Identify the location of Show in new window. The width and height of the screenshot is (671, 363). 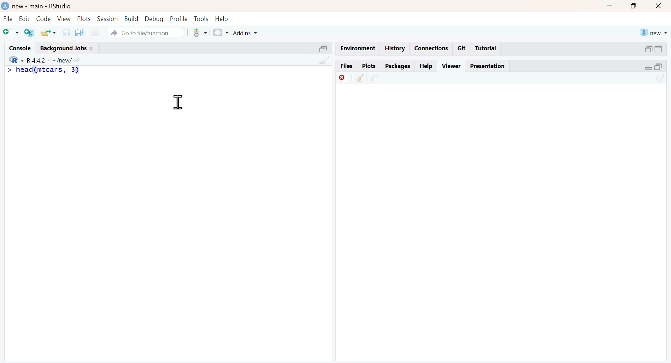
(375, 77).